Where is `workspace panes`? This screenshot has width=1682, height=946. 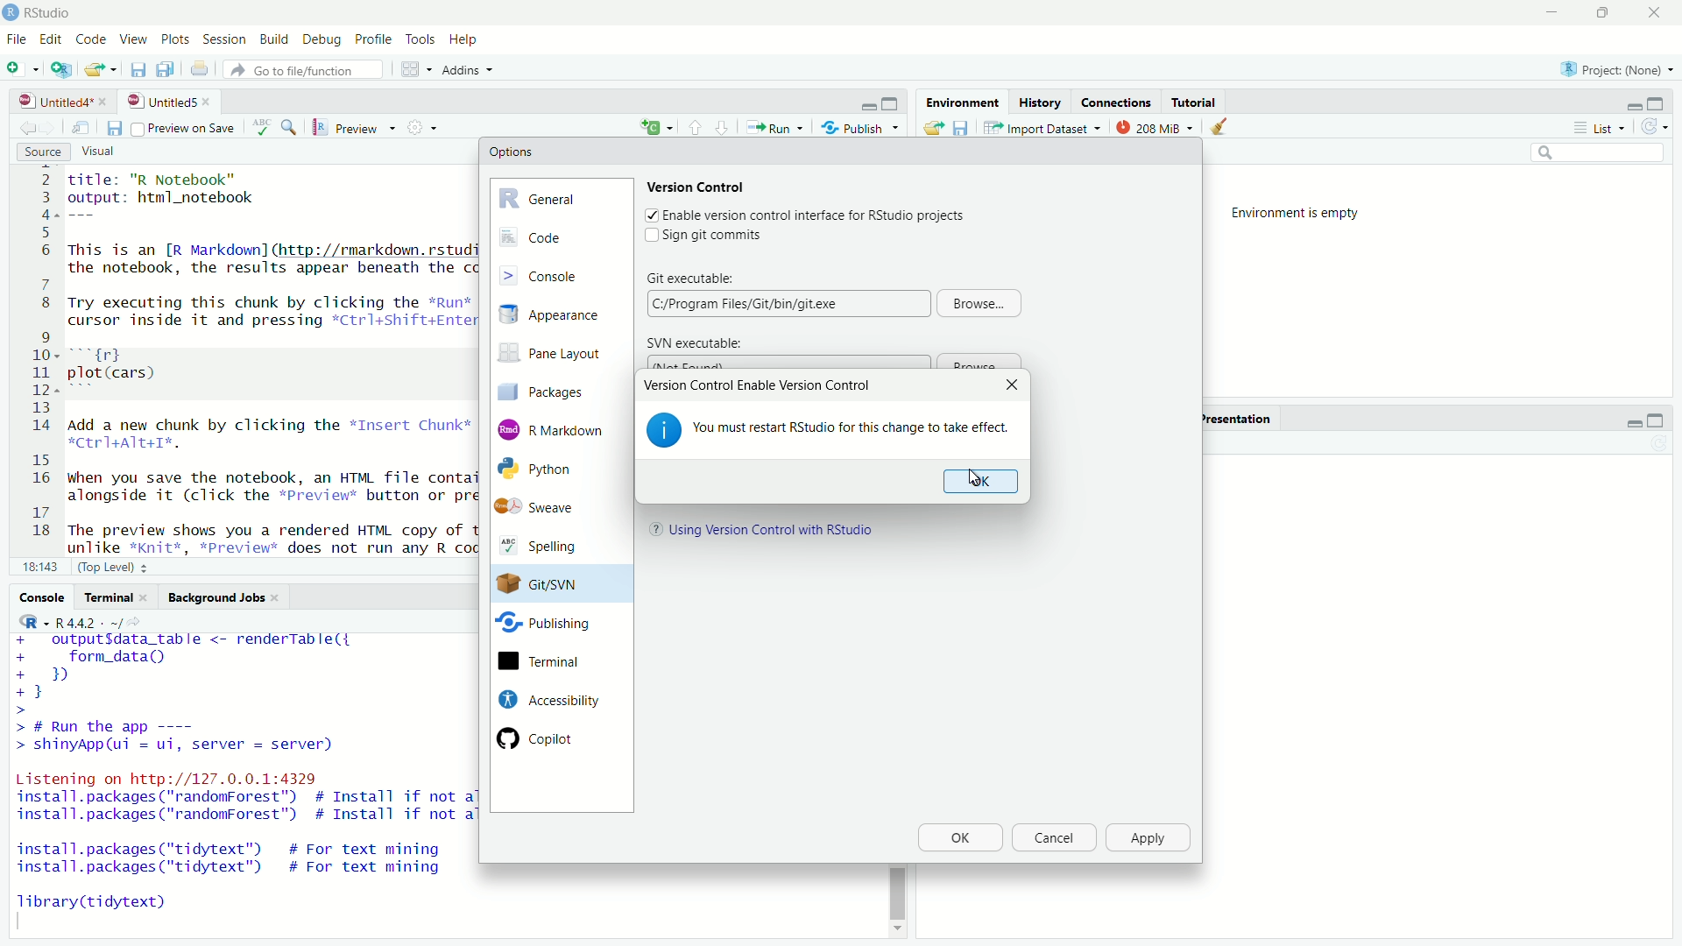 workspace panes is located at coordinates (418, 69).